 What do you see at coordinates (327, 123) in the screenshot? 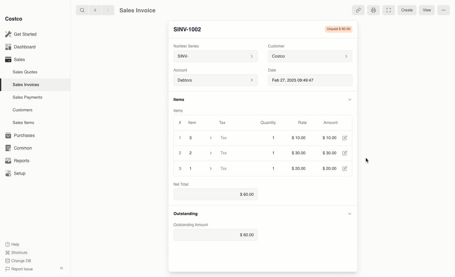
I see `Amount` at bounding box center [327, 123].